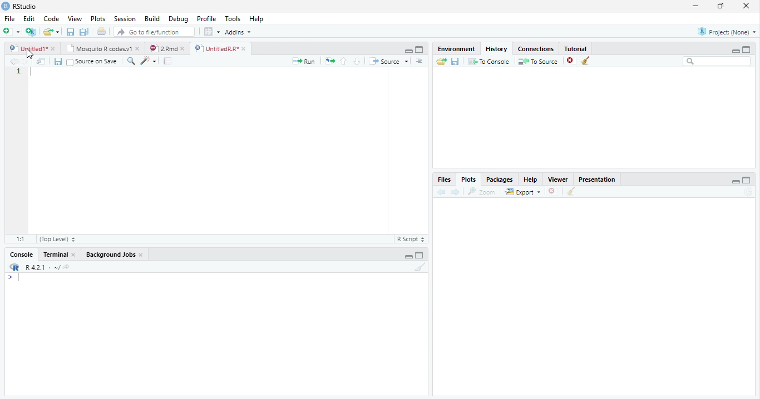  Describe the element at coordinates (455, 61) in the screenshot. I see `save` at that location.